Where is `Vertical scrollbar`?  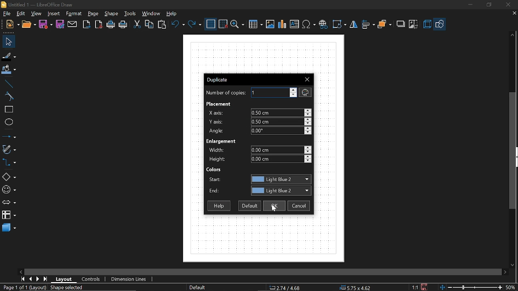 Vertical scrollbar is located at coordinates (513, 150).